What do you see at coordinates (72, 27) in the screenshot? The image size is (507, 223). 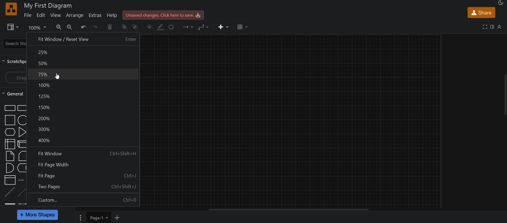 I see `zoom in` at bounding box center [72, 27].